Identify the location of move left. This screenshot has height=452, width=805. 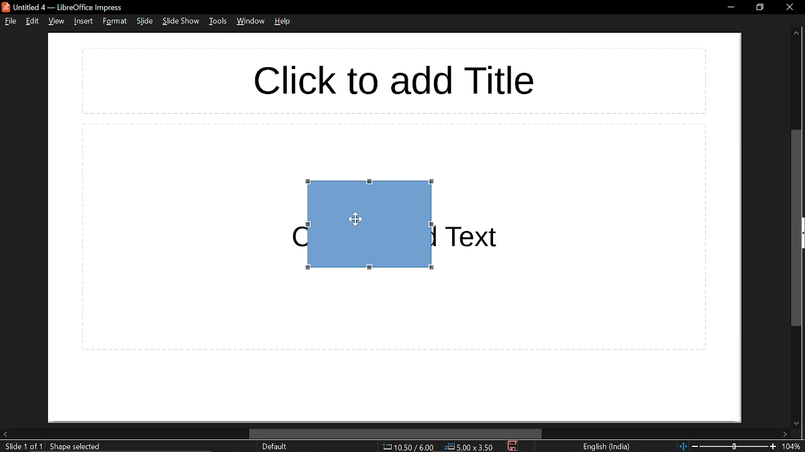
(5, 433).